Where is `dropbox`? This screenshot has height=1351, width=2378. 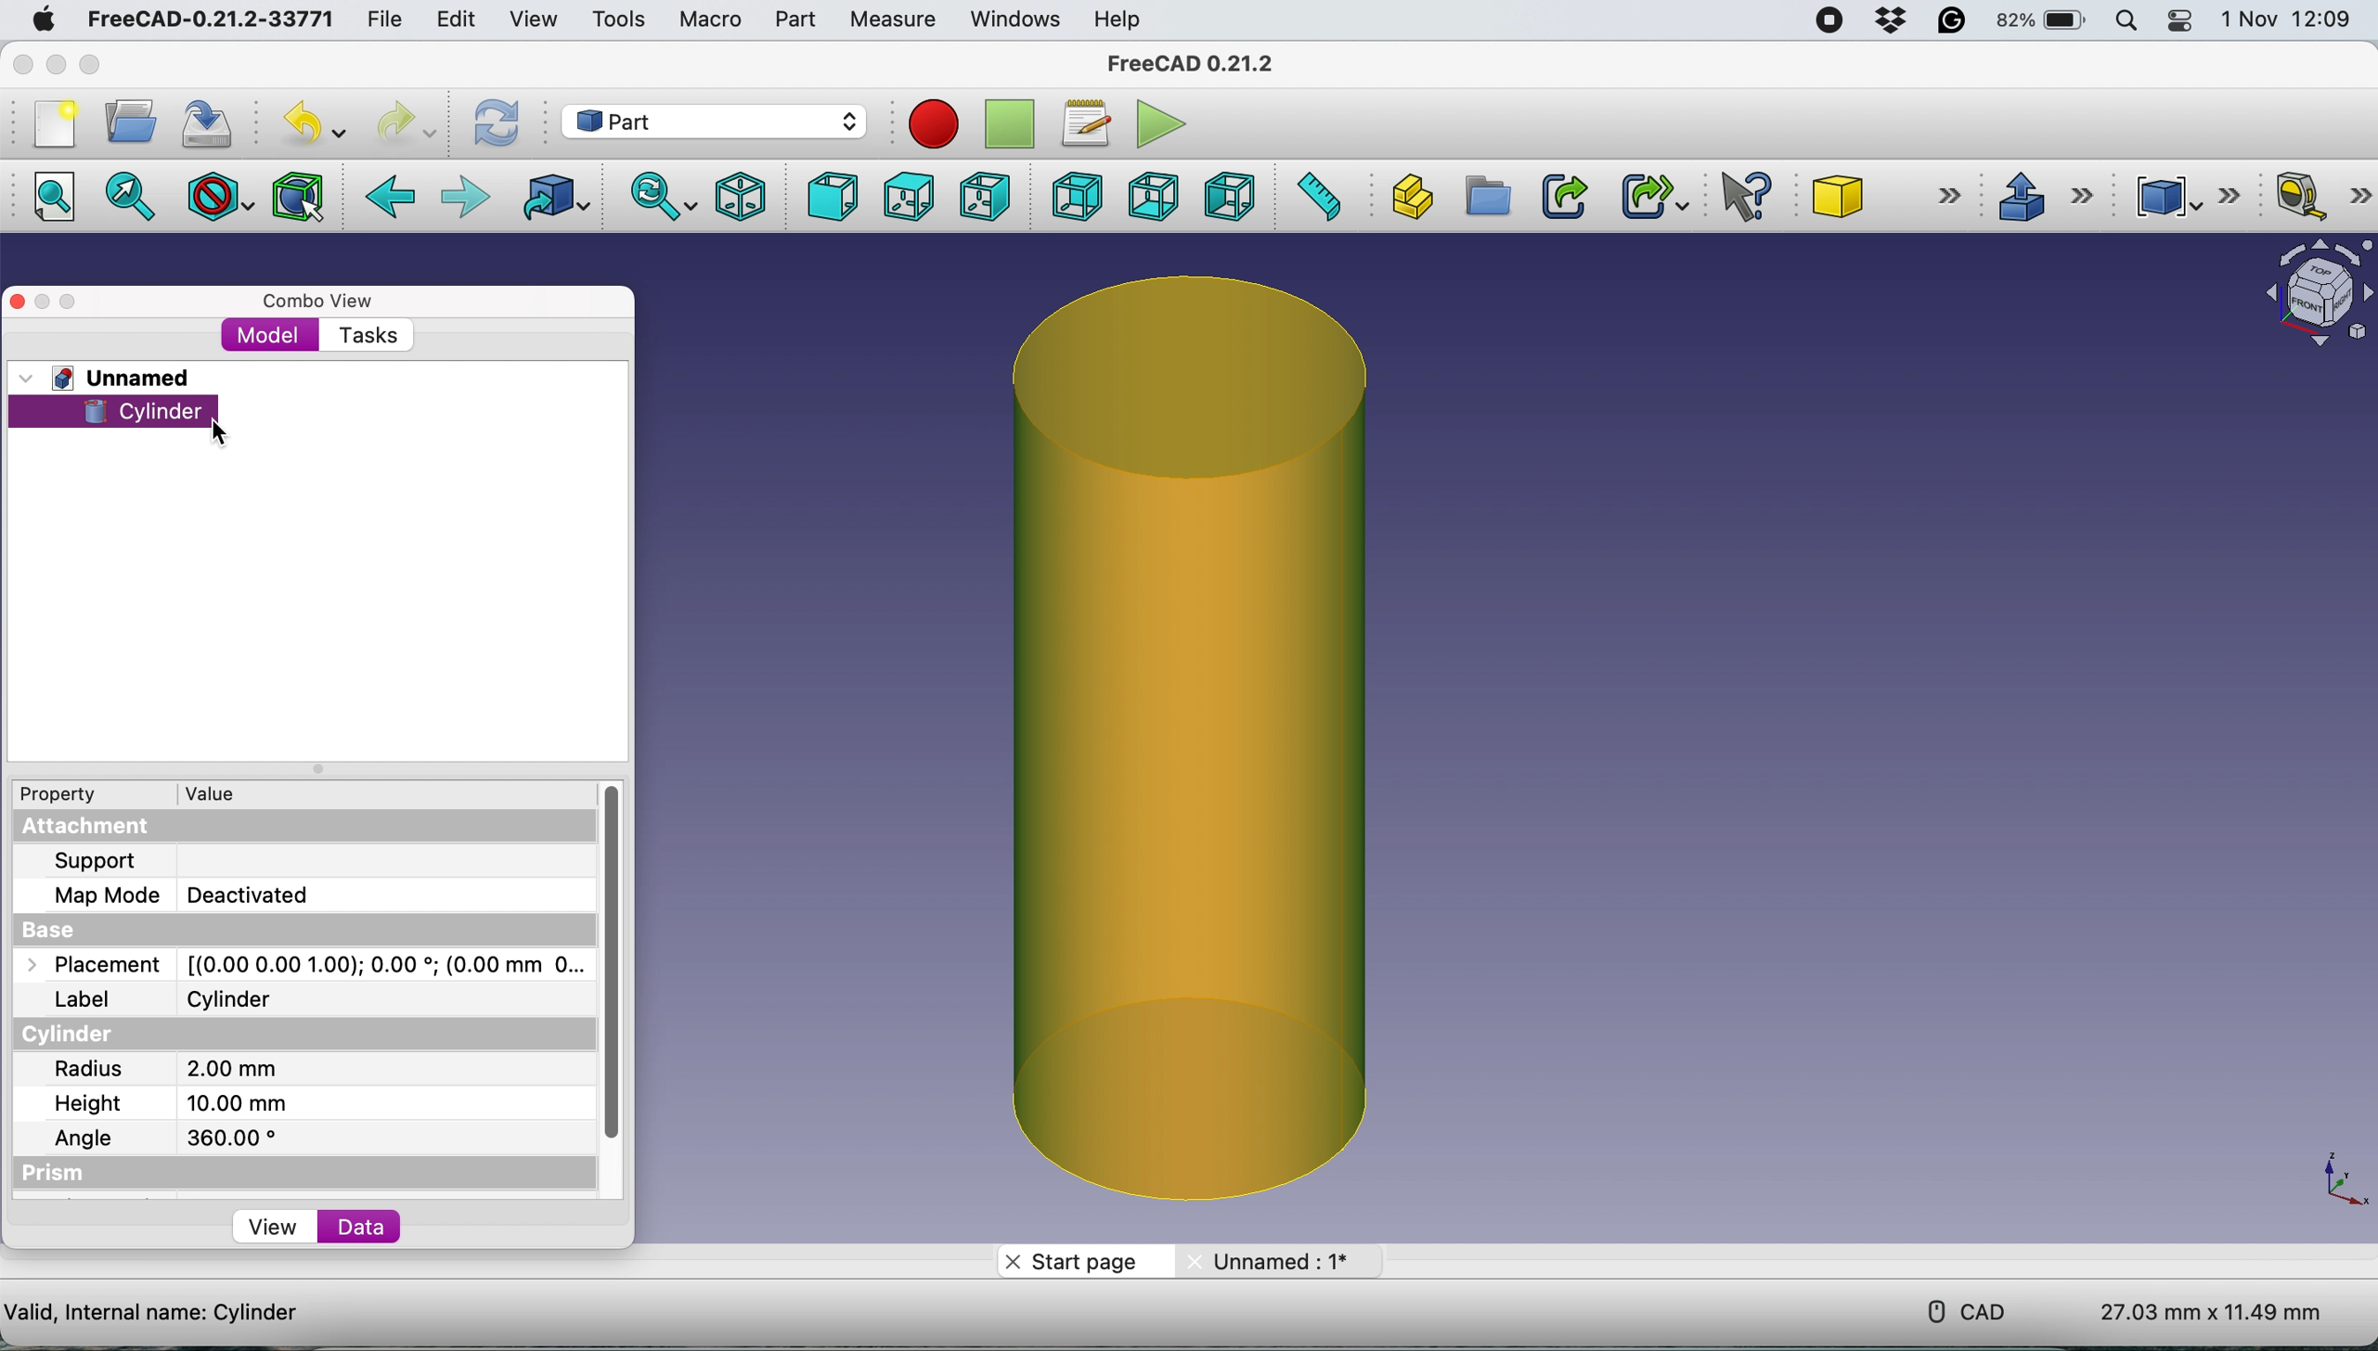
dropbox is located at coordinates (1891, 24).